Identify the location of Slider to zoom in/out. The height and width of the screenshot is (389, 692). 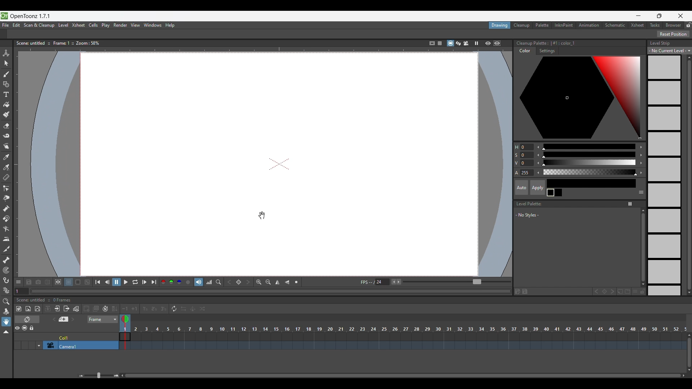
(98, 376).